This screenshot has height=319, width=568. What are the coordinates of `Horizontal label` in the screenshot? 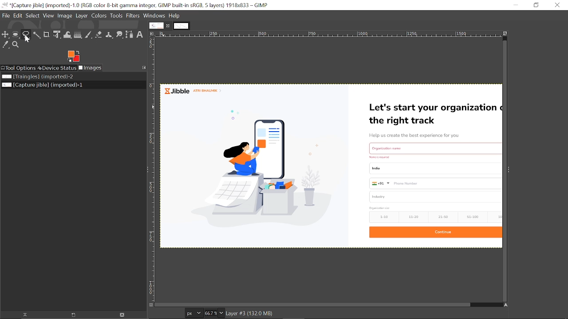 It's located at (329, 35).